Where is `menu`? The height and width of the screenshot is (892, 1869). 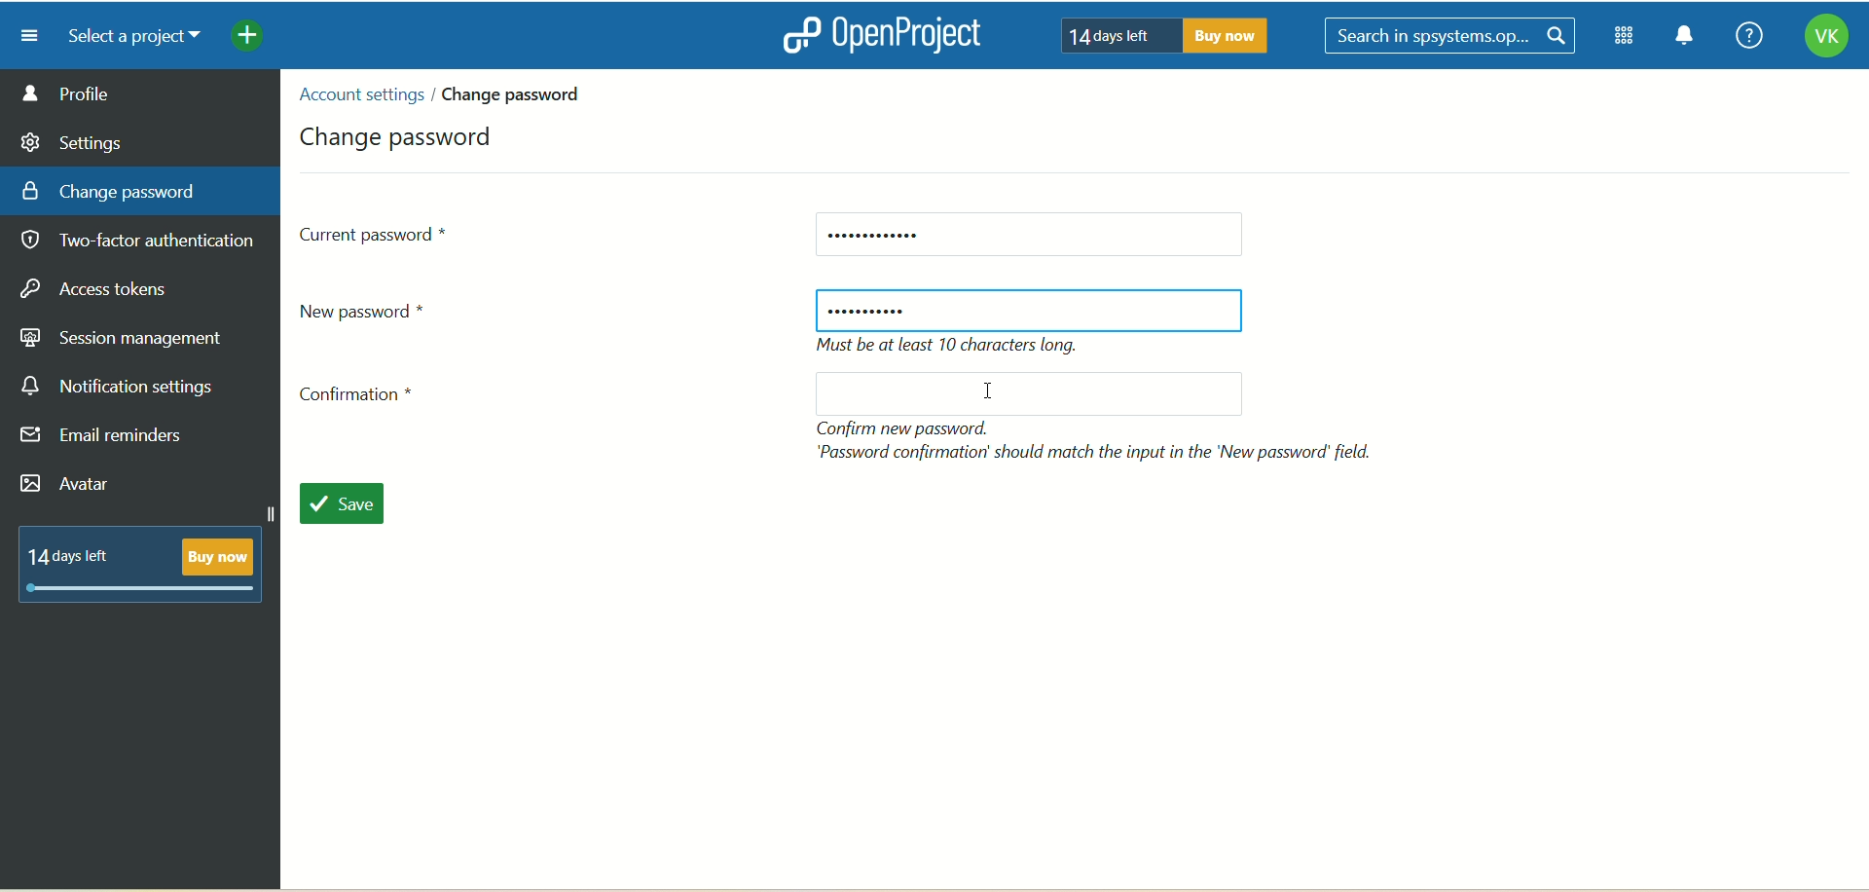
menu is located at coordinates (22, 35).